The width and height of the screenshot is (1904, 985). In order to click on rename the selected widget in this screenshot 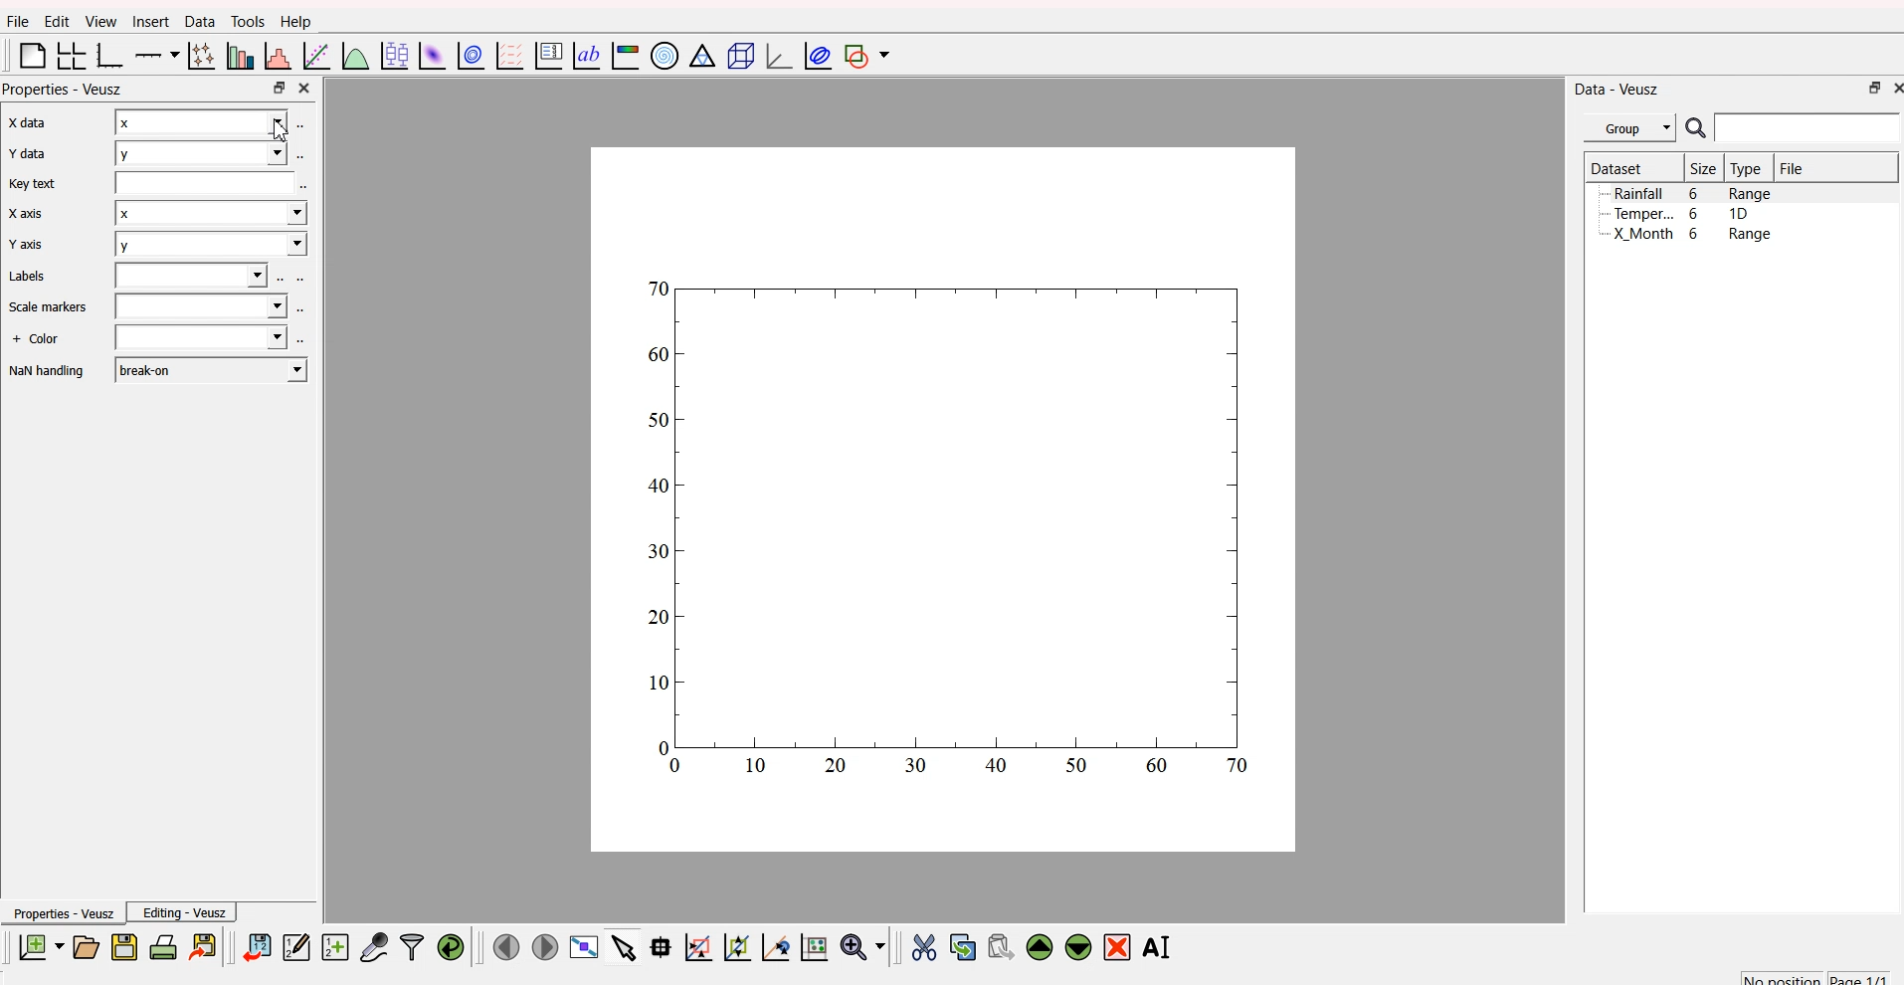, I will do `click(1160, 946)`.